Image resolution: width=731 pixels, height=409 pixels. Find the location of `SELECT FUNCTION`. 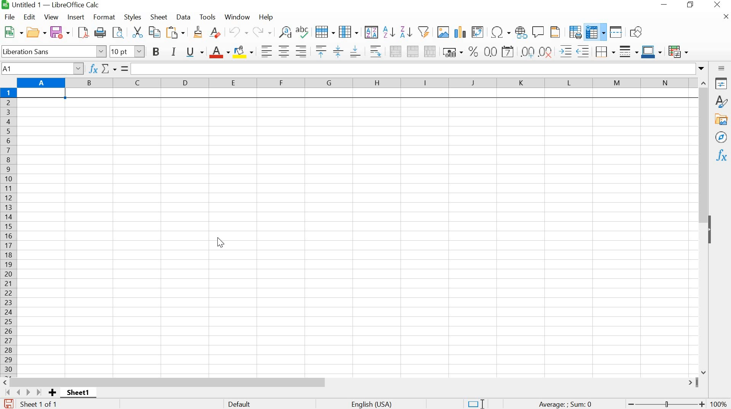

SELECT FUNCTION is located at coordinates (111, 68).